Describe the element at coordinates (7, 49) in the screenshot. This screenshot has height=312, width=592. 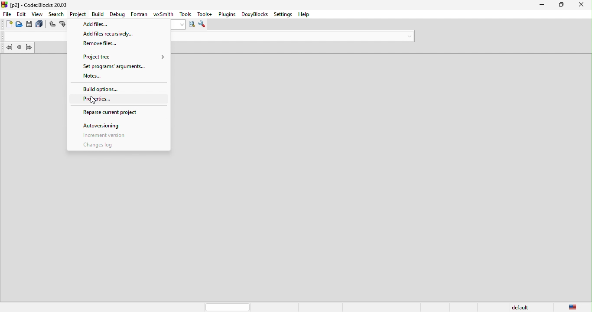
I see `jump back` at that location.